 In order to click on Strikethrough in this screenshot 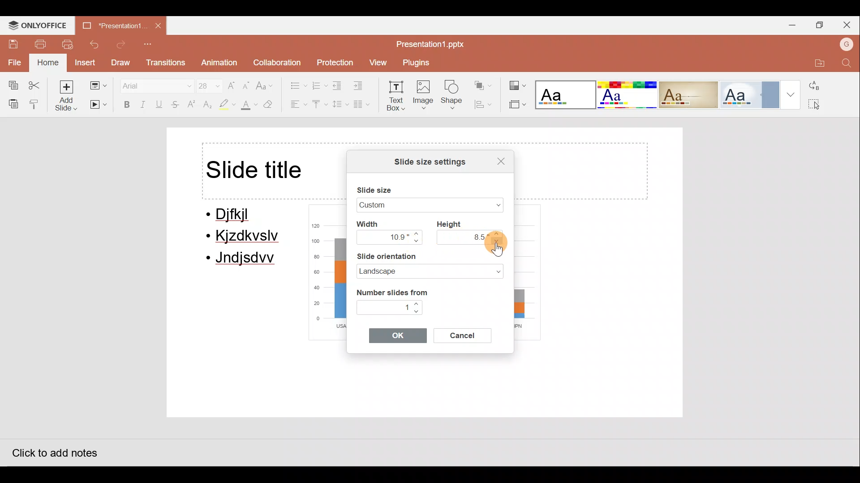, I will do `click(176, 106)`.